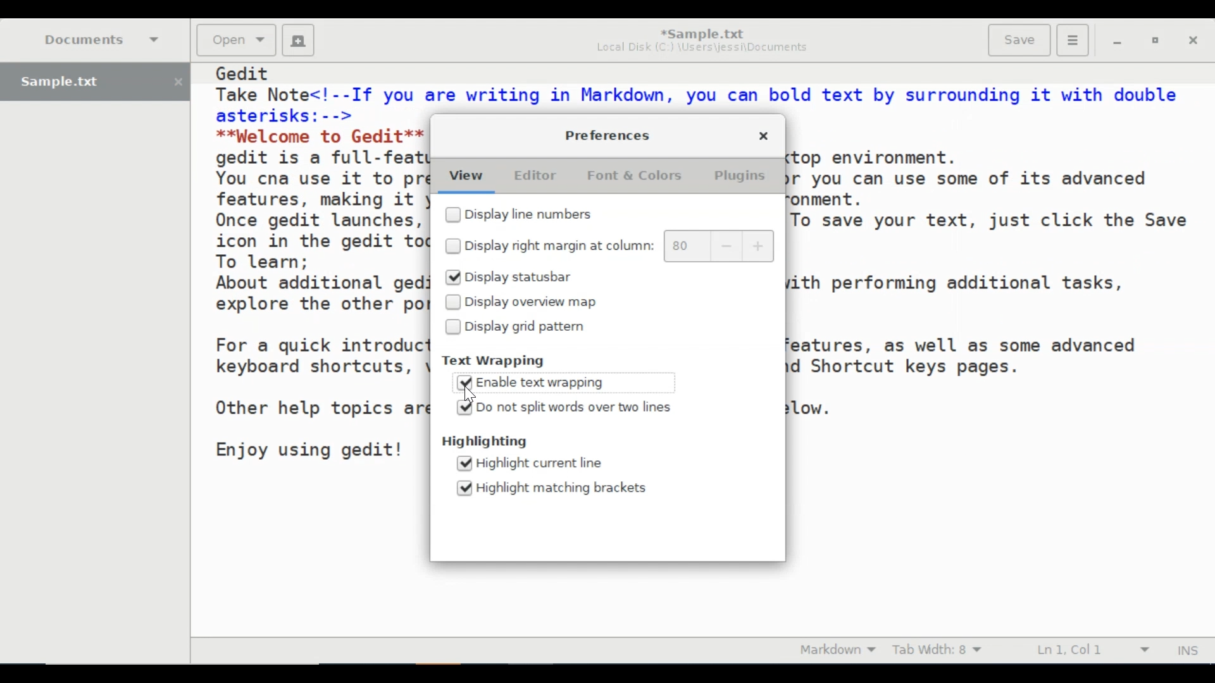 Image resolution: width=1215 pixels, height=683 pixels. What do you see at coordinates (762, 136) in the screenshot?
I see `Close` at bounding box center [762, 136].